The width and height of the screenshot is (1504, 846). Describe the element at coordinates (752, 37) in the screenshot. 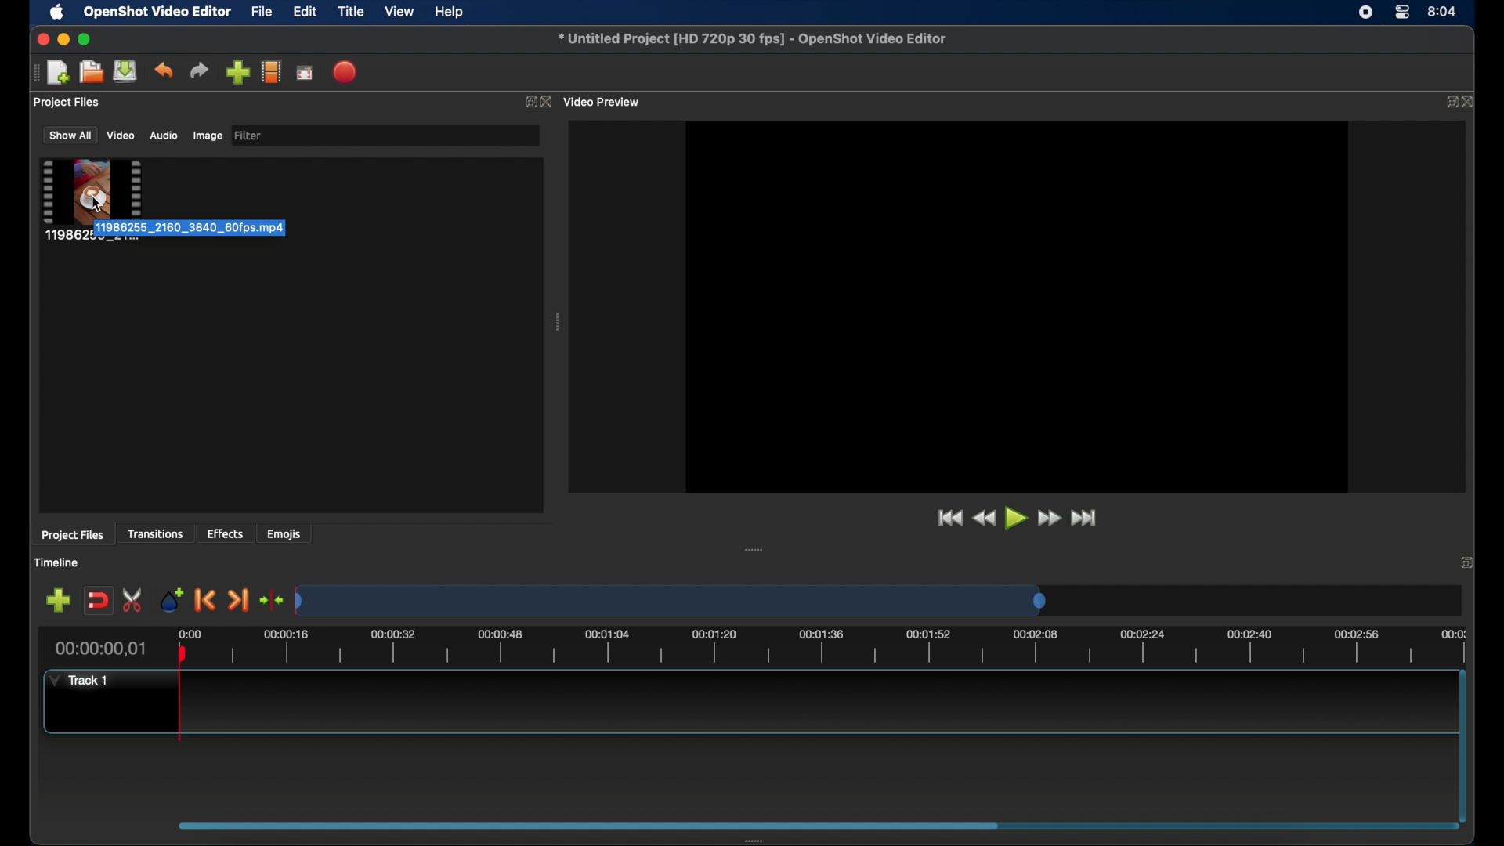

I see `file name` at that location.